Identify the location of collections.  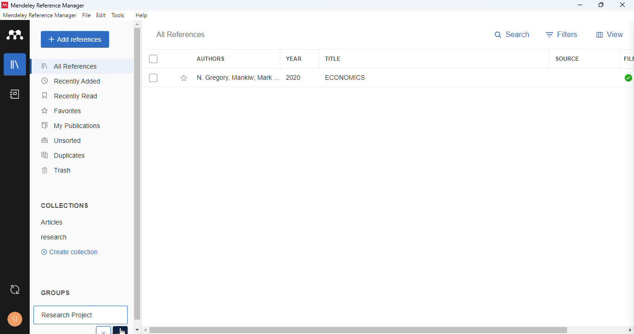
(65, 206).